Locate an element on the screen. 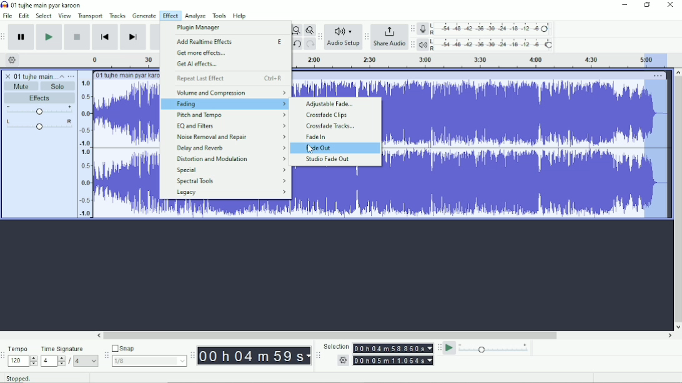  Audacity share audio toolbar is located at coordinates (367, 36).